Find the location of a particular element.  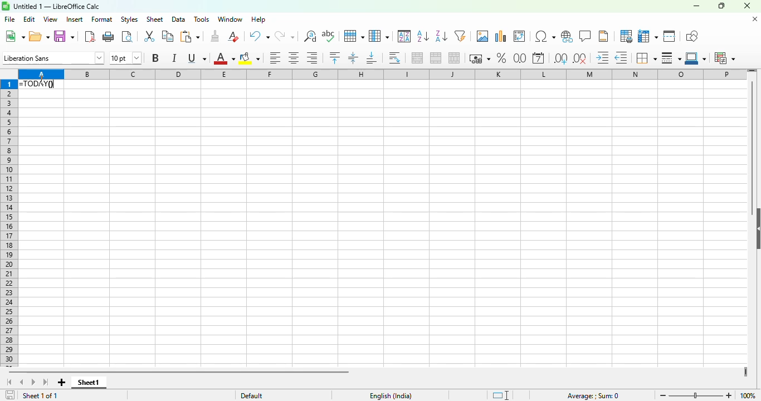

view is located at coordinates (51, 19).